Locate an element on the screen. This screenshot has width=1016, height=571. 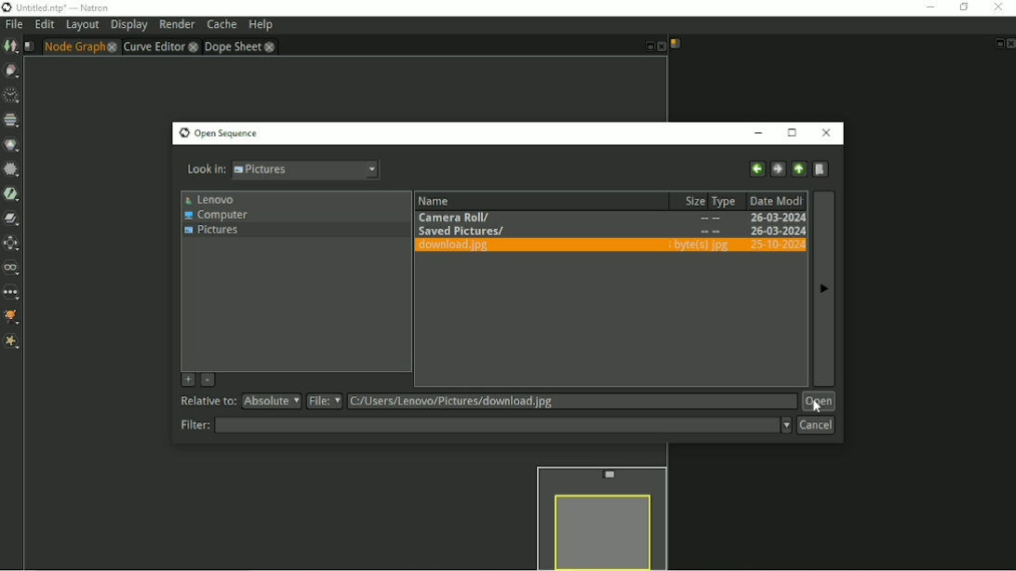
Layout is located at coordinates (82, 26).